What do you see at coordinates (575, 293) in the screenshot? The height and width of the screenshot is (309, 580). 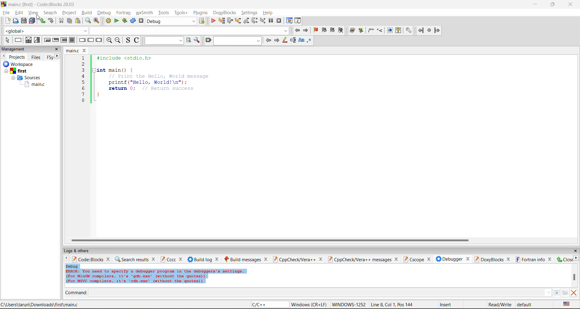 I see `clear output window` at bounding box center [575, 293].